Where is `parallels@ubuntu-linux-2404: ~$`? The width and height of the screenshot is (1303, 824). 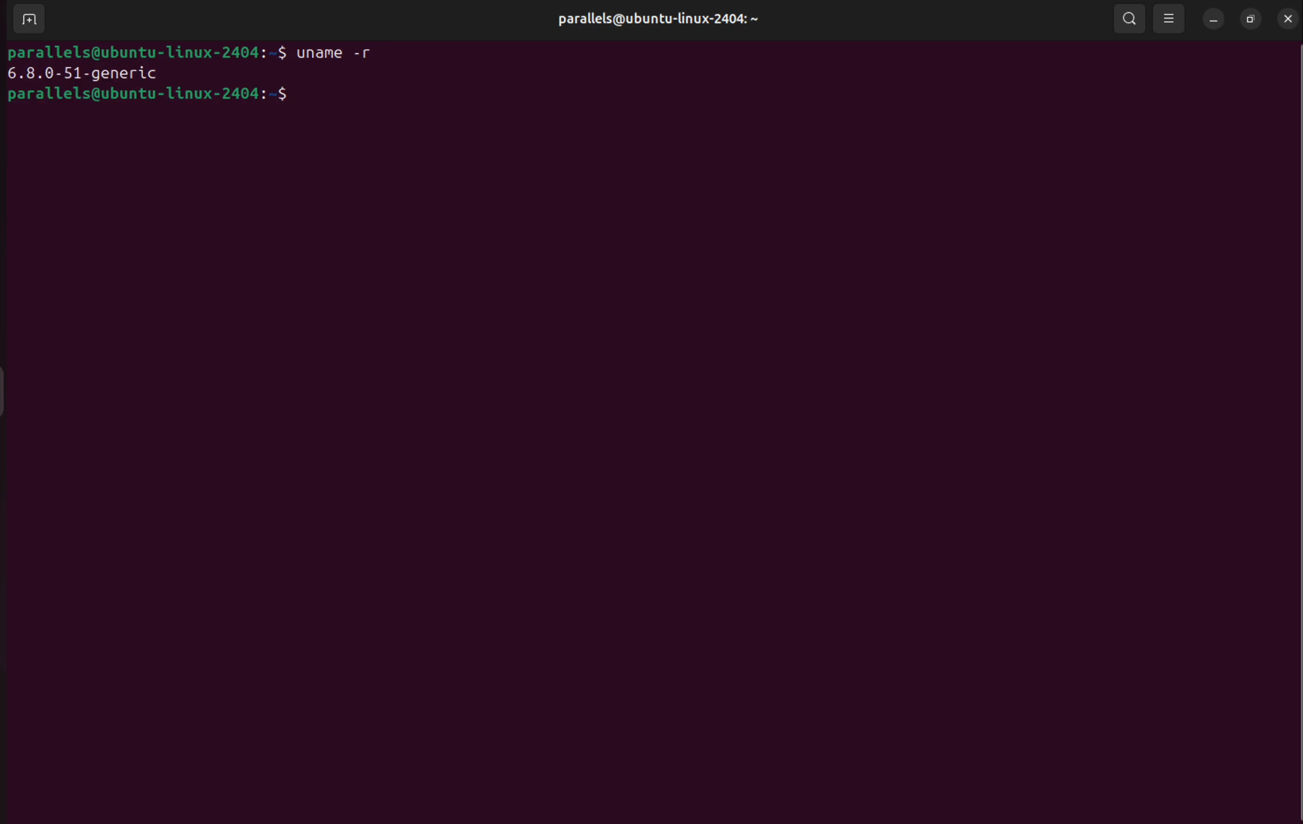
parallels@ubuntu-linux-2404: ~$ is located at coordinates (145, 50).